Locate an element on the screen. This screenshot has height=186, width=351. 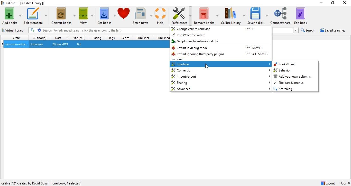
Close is located at coordinates (346, 3).